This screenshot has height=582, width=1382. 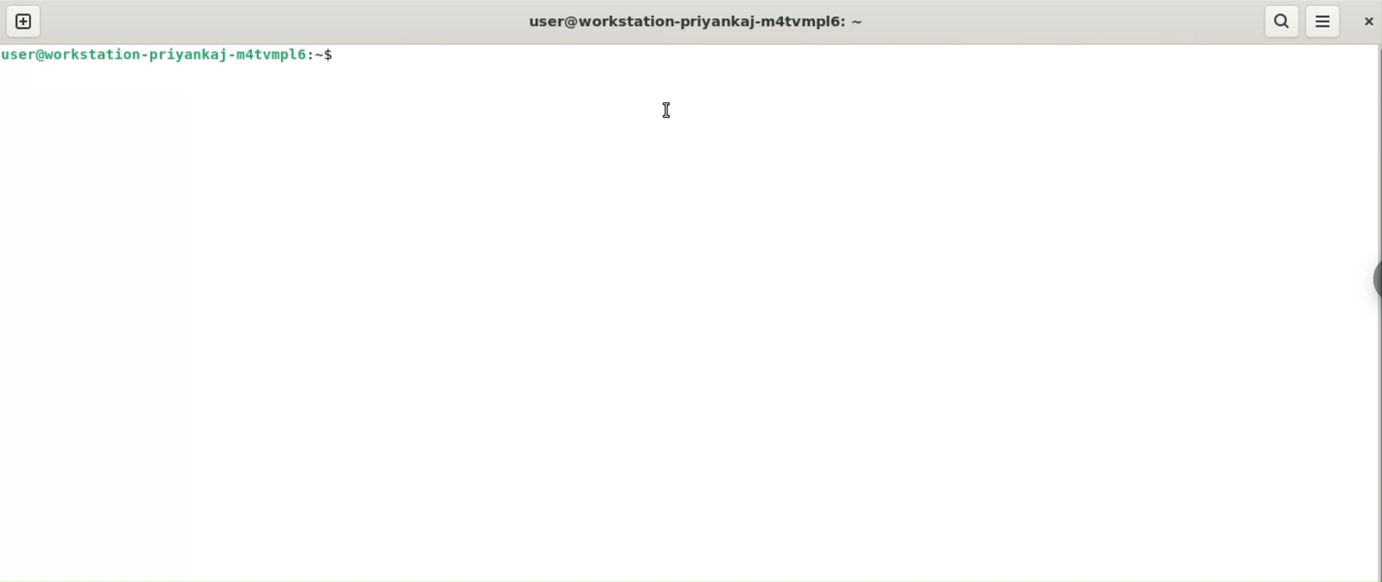 I want to click on user@workstation-priyankaj-m4tvmlp6:~, so click(x=703, y=20).